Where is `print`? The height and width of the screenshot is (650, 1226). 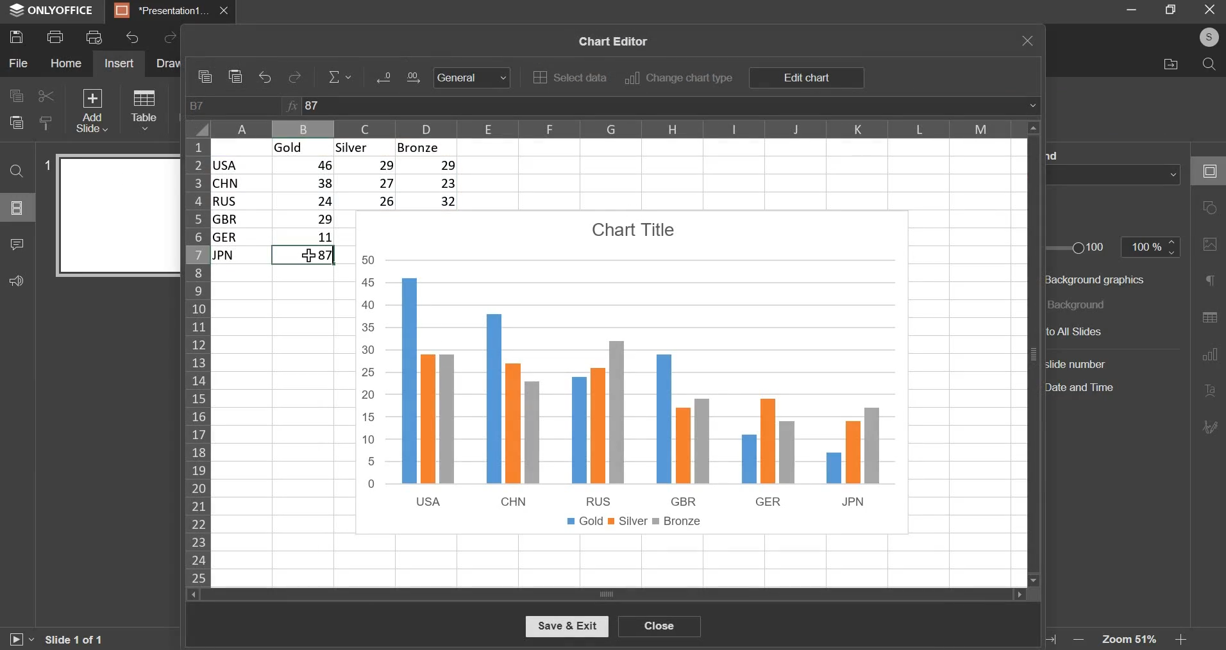
print is located at coordinates (55, 37).